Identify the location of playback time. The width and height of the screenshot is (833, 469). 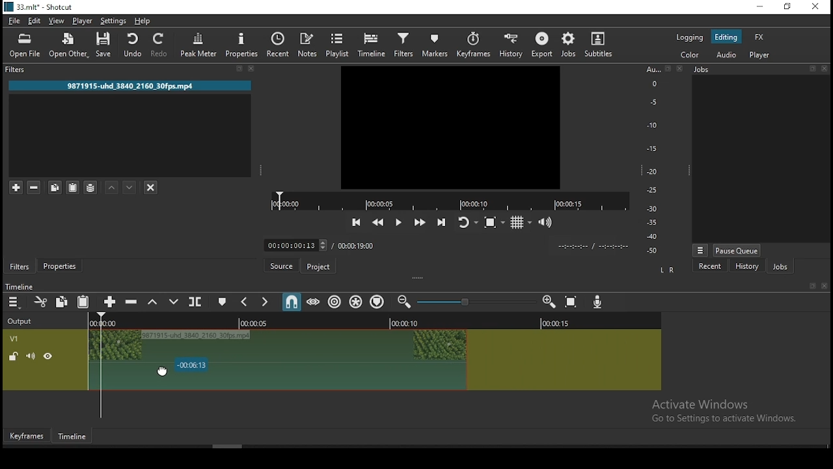
(446, 200).